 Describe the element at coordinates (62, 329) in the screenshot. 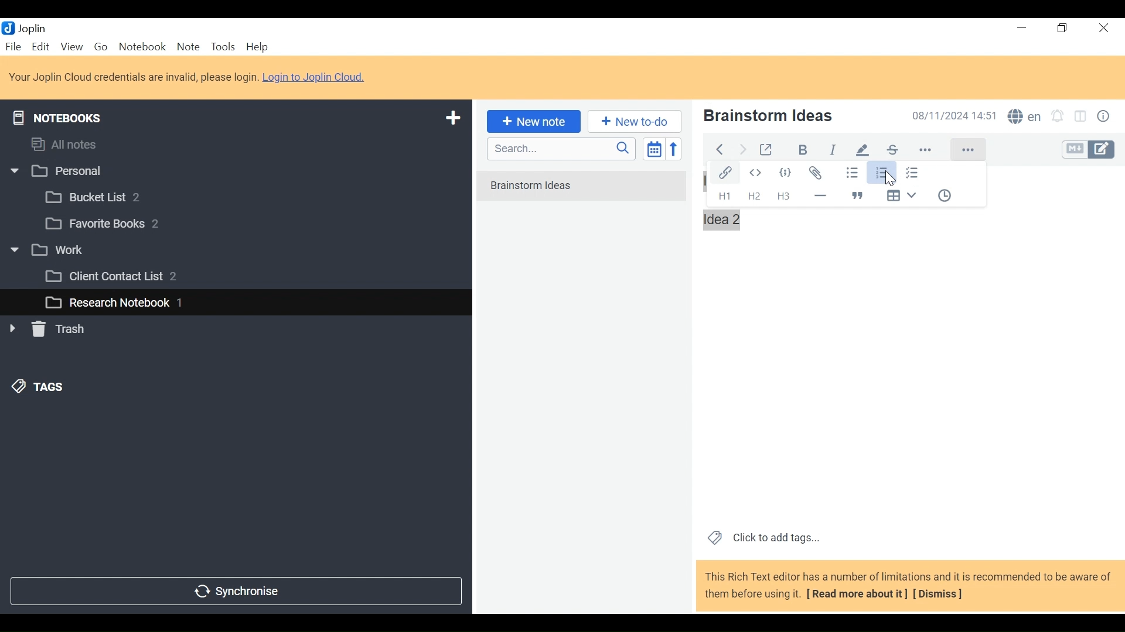

I see `» [ Trash` at that location.